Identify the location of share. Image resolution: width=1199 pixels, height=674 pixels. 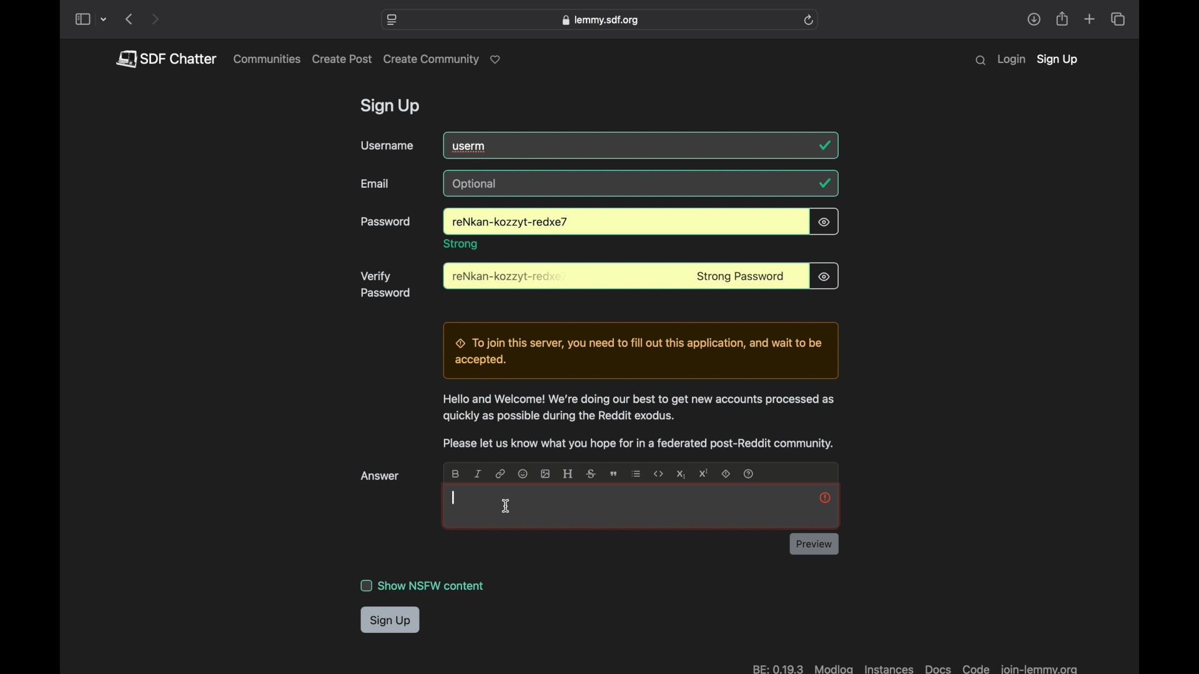
(1063, 19).